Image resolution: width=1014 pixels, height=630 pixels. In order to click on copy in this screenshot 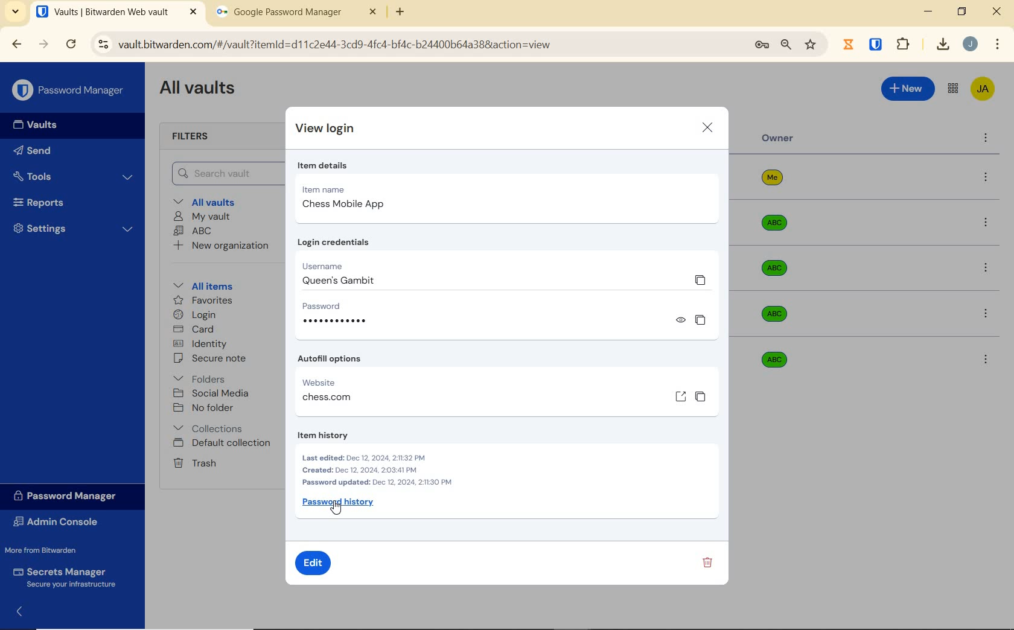, I will do `click(700, 320)`.